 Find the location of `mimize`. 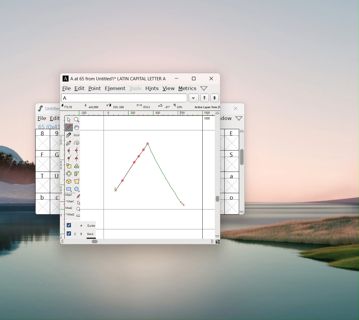

mimize is located at coordinates (177, 79).